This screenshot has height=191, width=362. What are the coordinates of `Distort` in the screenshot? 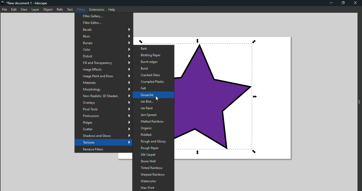 It's located at (103, 56).